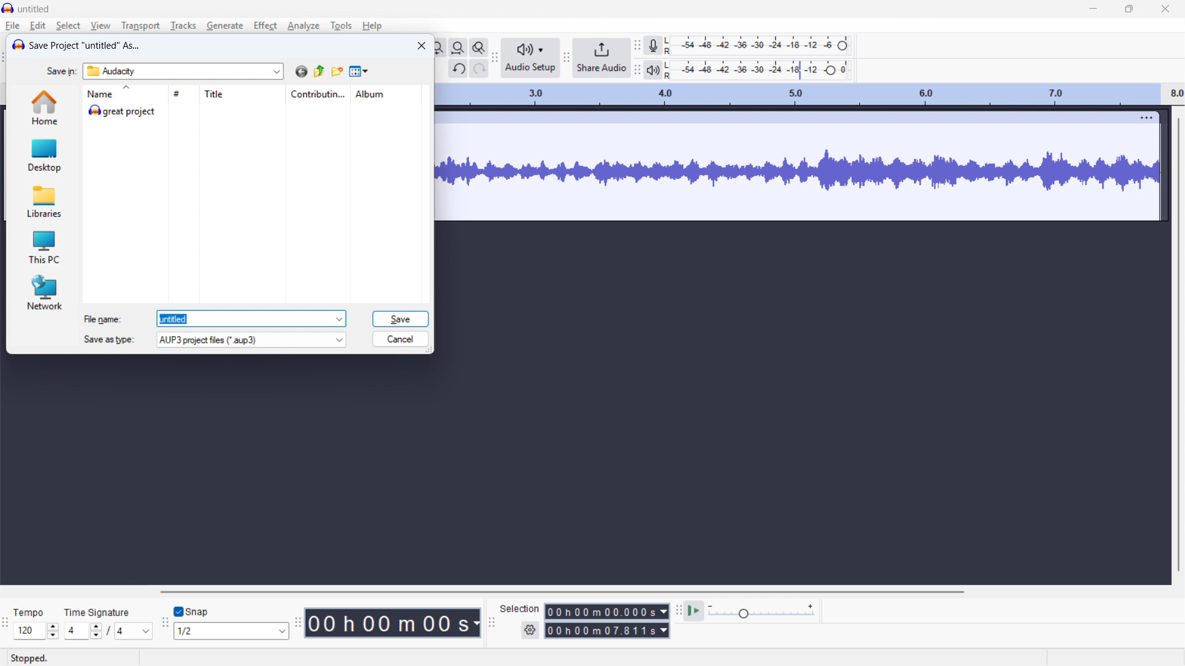 The image size is (1185, 666). What do you see at coordinates (304, 26) in the screenshot?
I see `analyse` at bounding box center [304, 26].